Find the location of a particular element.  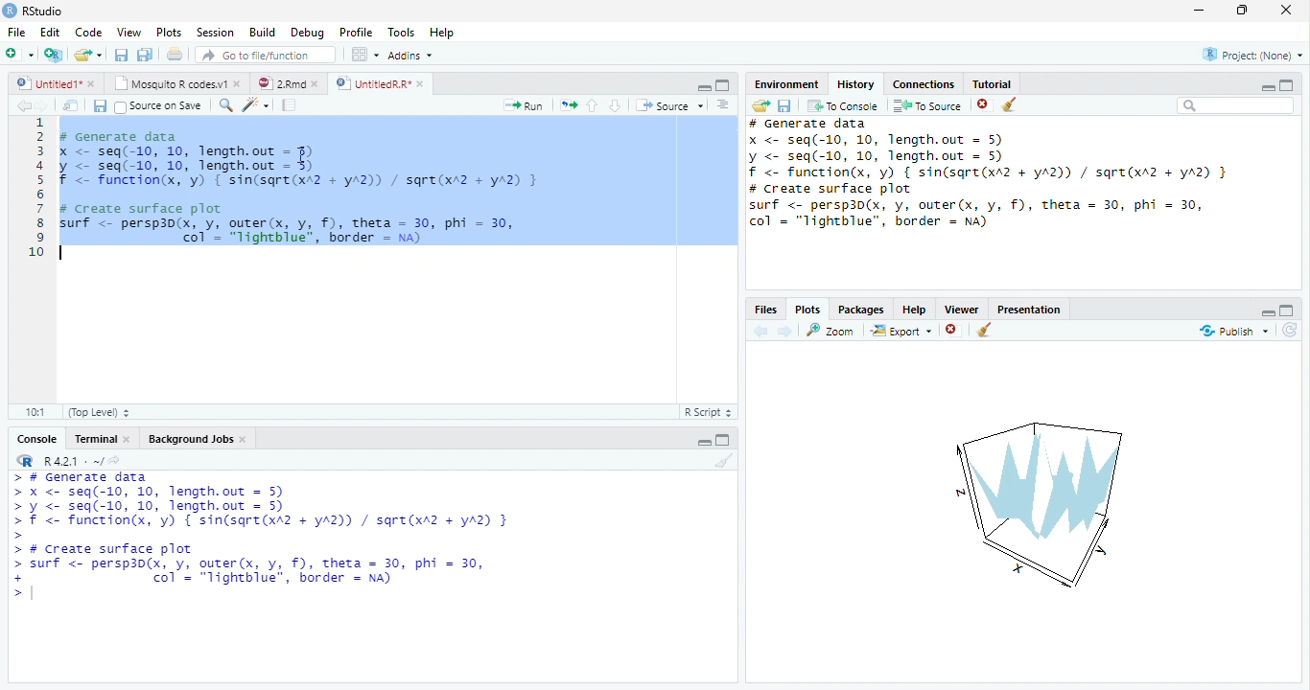

Go to next section/chunk is located at coordinates (615, 104).